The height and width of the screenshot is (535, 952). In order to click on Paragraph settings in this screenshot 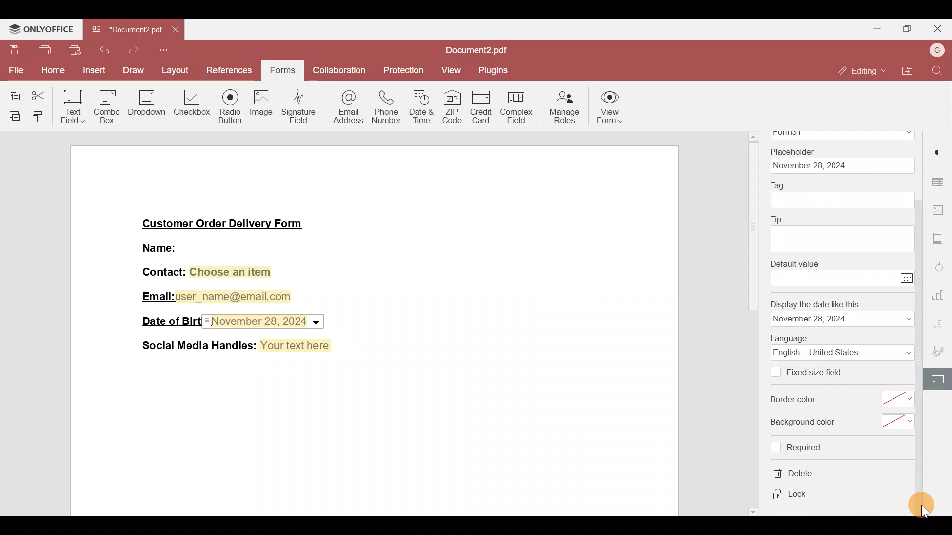, I will do `click(941, 153)`.